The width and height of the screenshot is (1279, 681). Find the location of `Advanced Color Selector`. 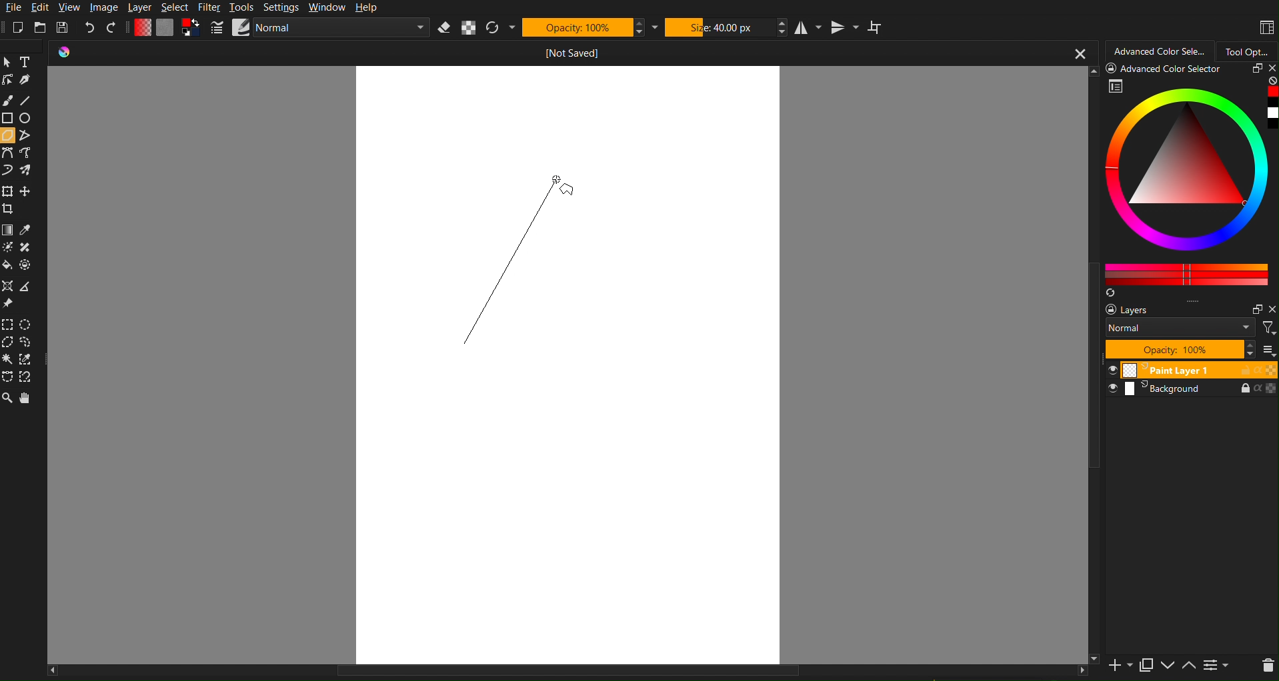

Advanced Color Selector is located at coordinates (1193, 183).